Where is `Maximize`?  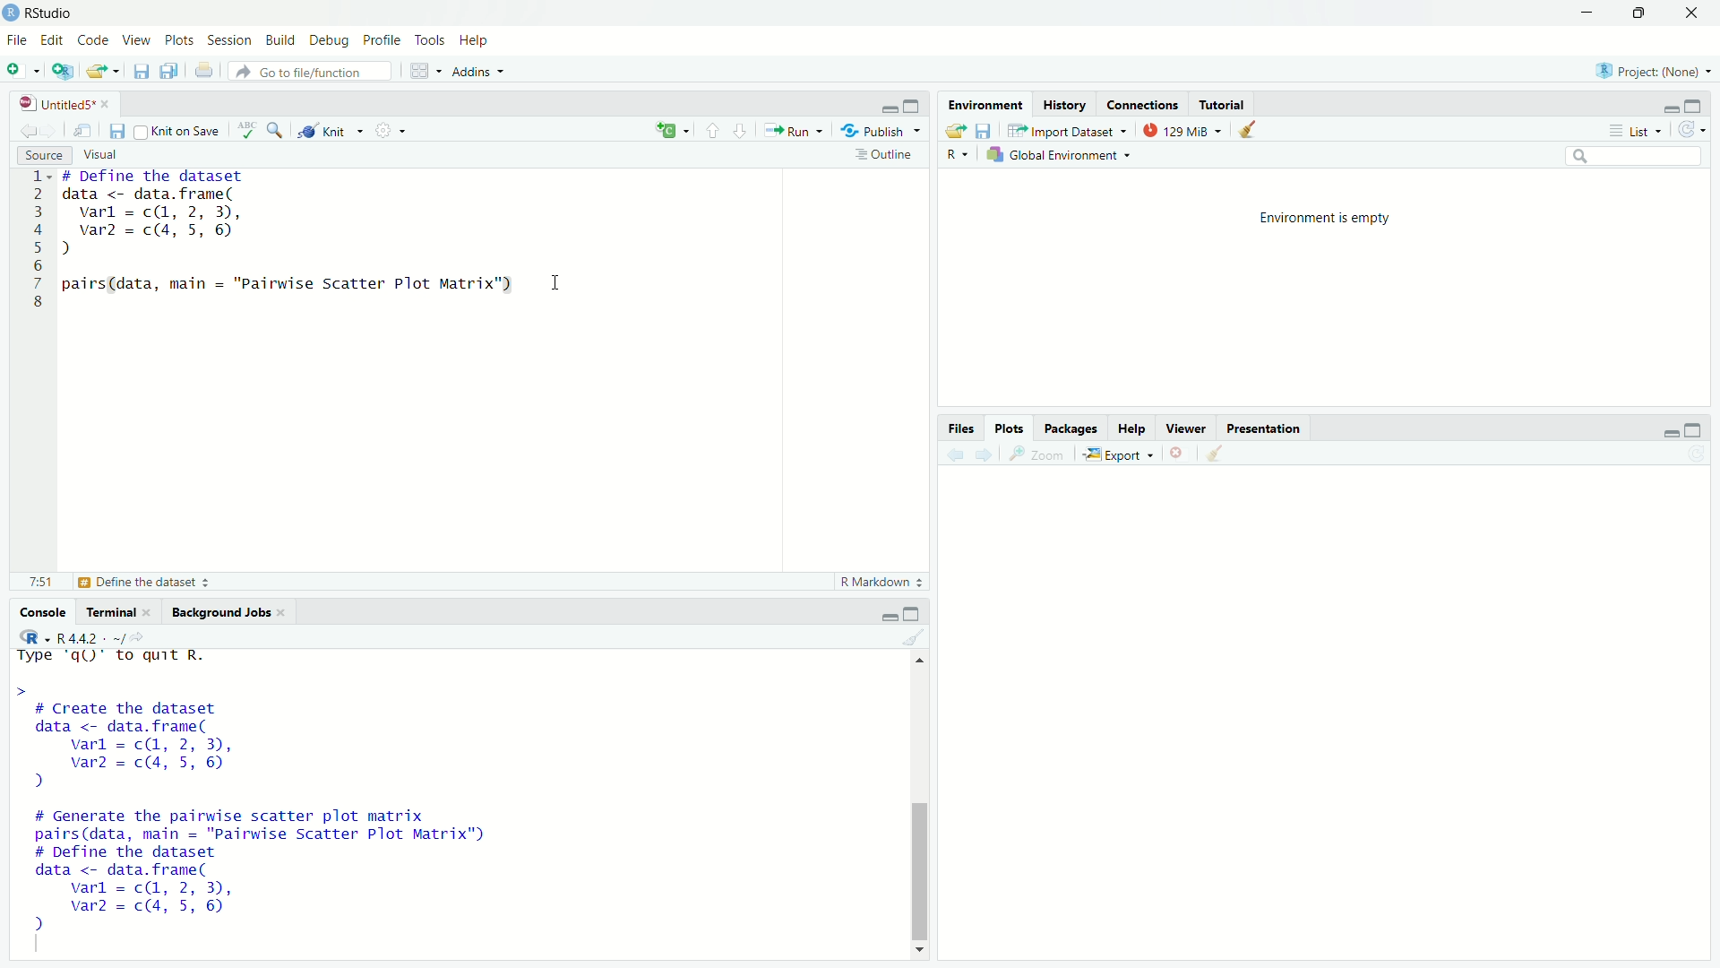
Maximize is located at coordinates (1694, 108).